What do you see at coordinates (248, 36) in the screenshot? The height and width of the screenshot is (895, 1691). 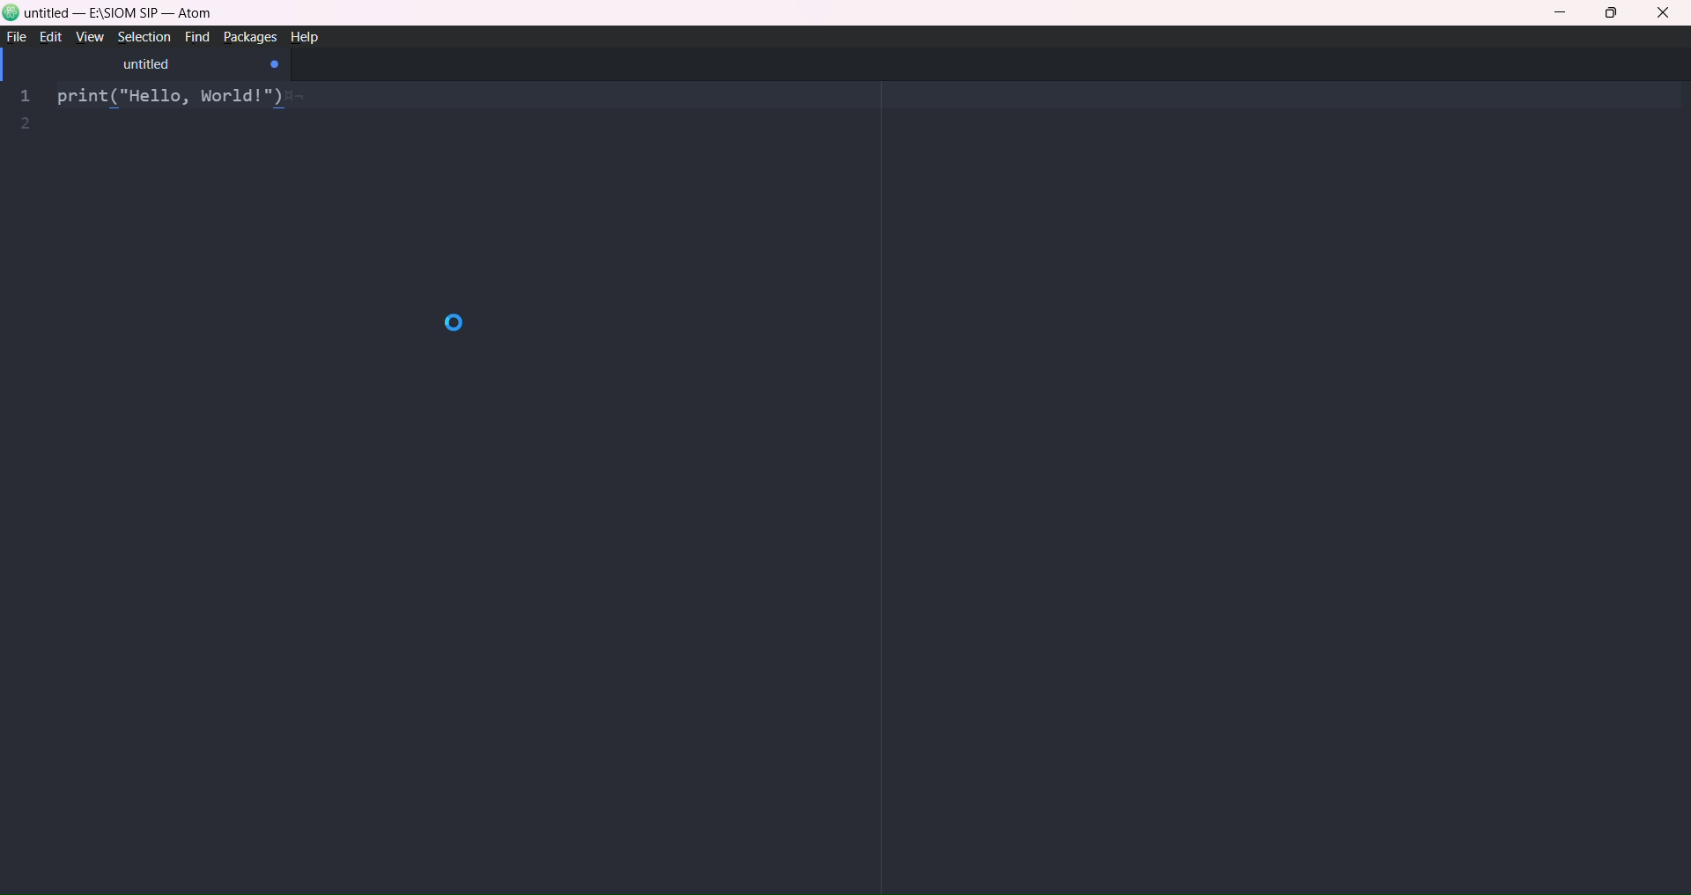 I see `packages` at bounding box center [248, 36].